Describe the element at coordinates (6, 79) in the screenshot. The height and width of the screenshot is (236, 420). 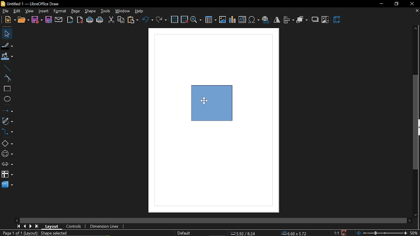
I see `curve` at that location.